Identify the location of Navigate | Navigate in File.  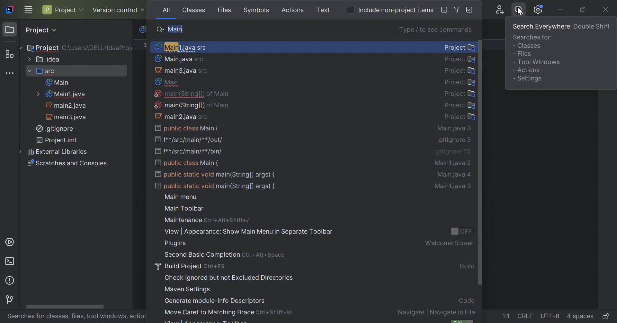
(436, 312).